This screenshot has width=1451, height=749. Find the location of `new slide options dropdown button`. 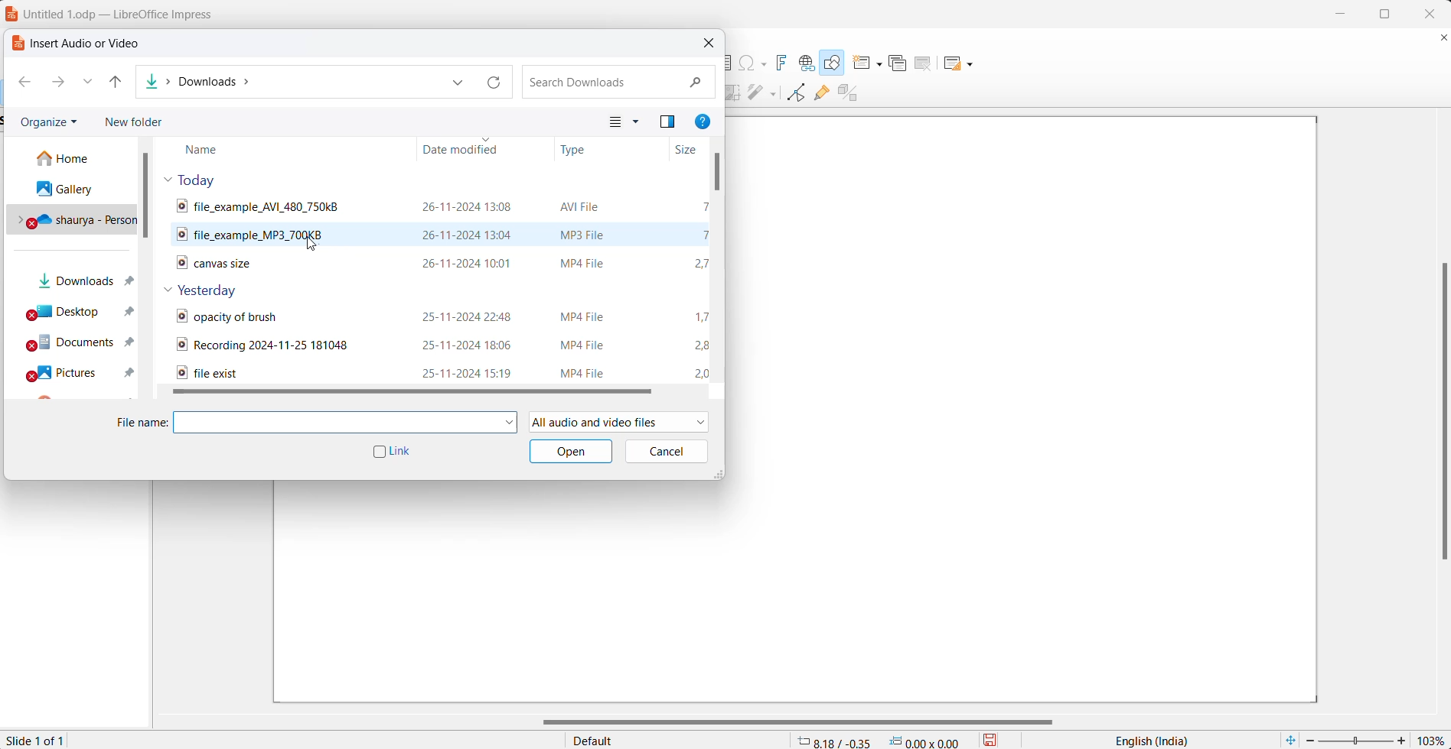

new slide options dropdown button is located at coordinates (882, 61).